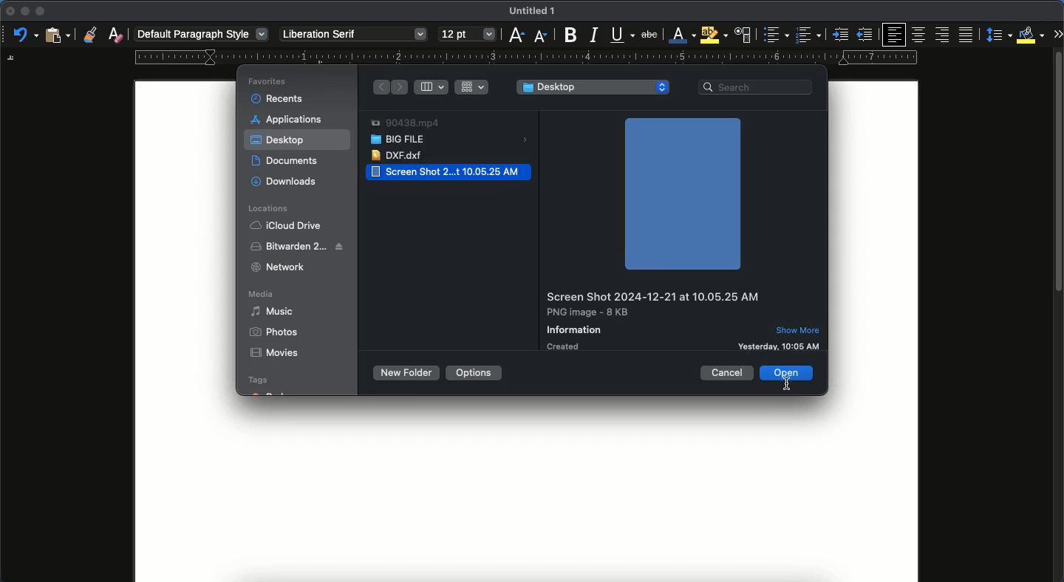 This screenshot has height=582, width=1064. What do you see at coordinates (278, 267) in the screenshot?
I see `network` at bounding box center [278, 267].